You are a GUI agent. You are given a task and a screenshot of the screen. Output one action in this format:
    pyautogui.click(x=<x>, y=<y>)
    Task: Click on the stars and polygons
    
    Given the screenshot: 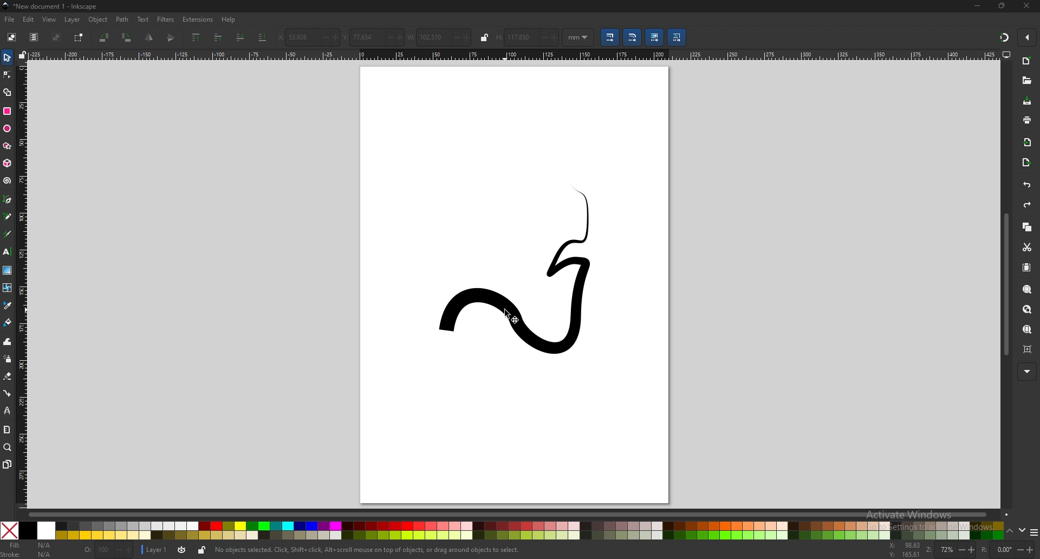 What is the action you would take?
    pyautogui.click(x=7, y=146)
    